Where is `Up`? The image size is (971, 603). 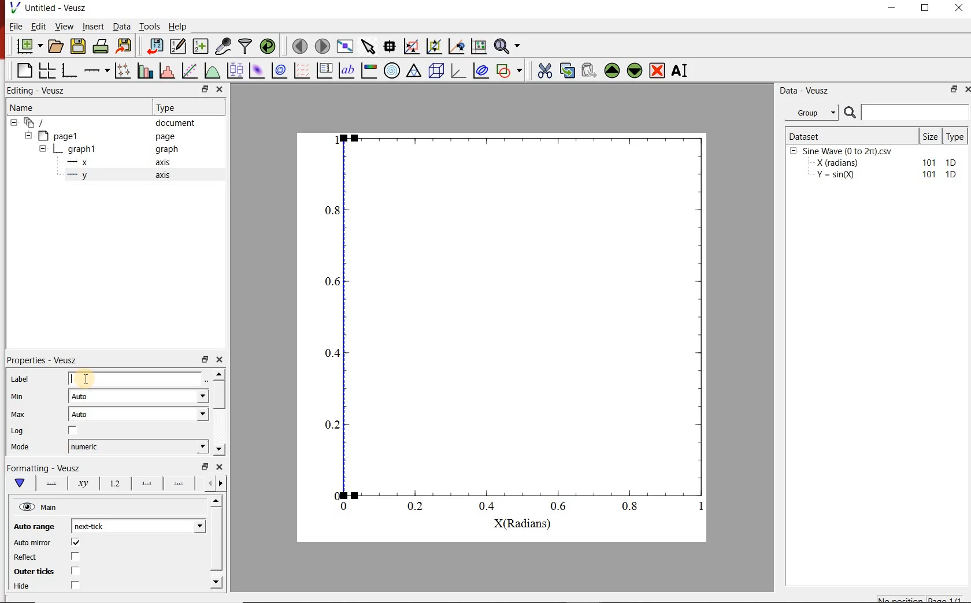 Up is located at coordinates (216, 501).